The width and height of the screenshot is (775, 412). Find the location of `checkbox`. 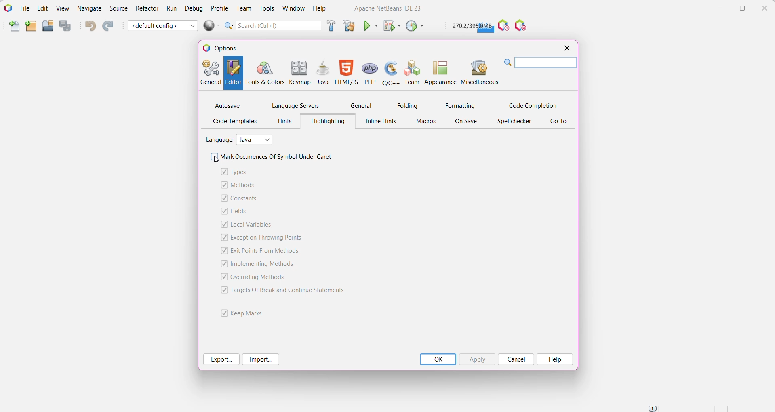

checkbox is located at coordinates (223, 224).